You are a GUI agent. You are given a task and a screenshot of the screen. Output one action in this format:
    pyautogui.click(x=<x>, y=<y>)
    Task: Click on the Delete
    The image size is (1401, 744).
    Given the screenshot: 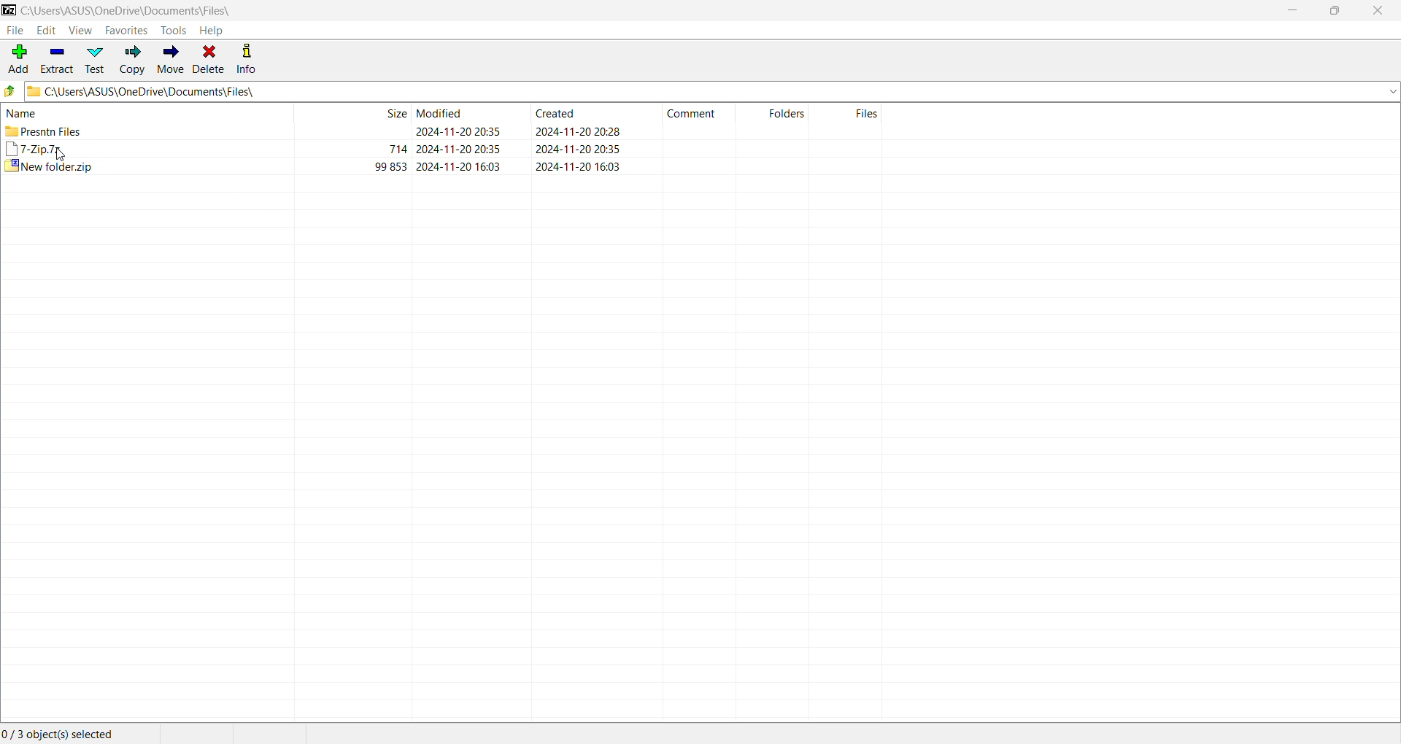 What is the action you would take?
    pyautogui.click(x=209, y=58)
    